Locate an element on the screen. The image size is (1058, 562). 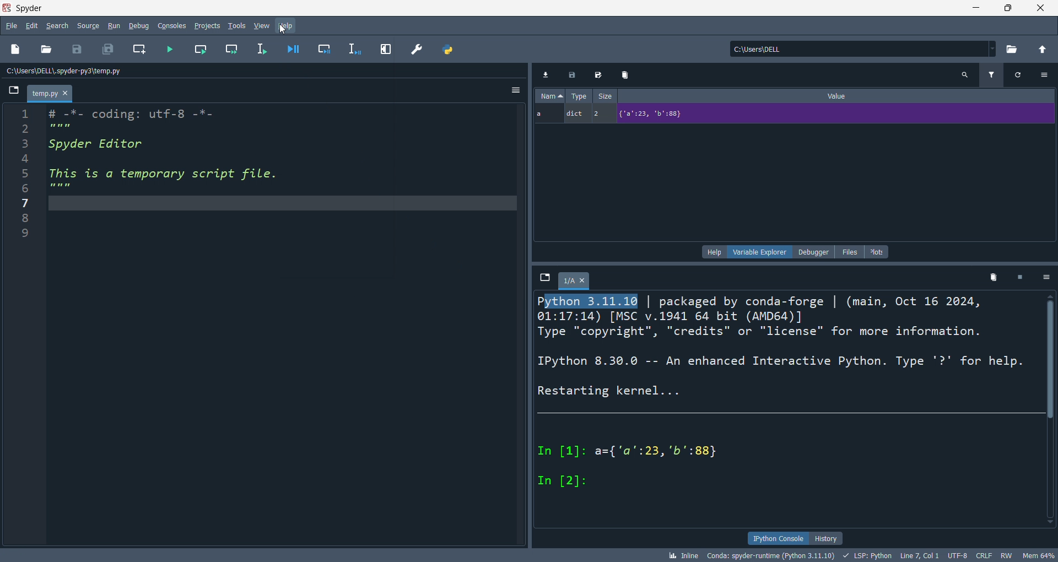
Cursor is located at coordinates (285, 29).